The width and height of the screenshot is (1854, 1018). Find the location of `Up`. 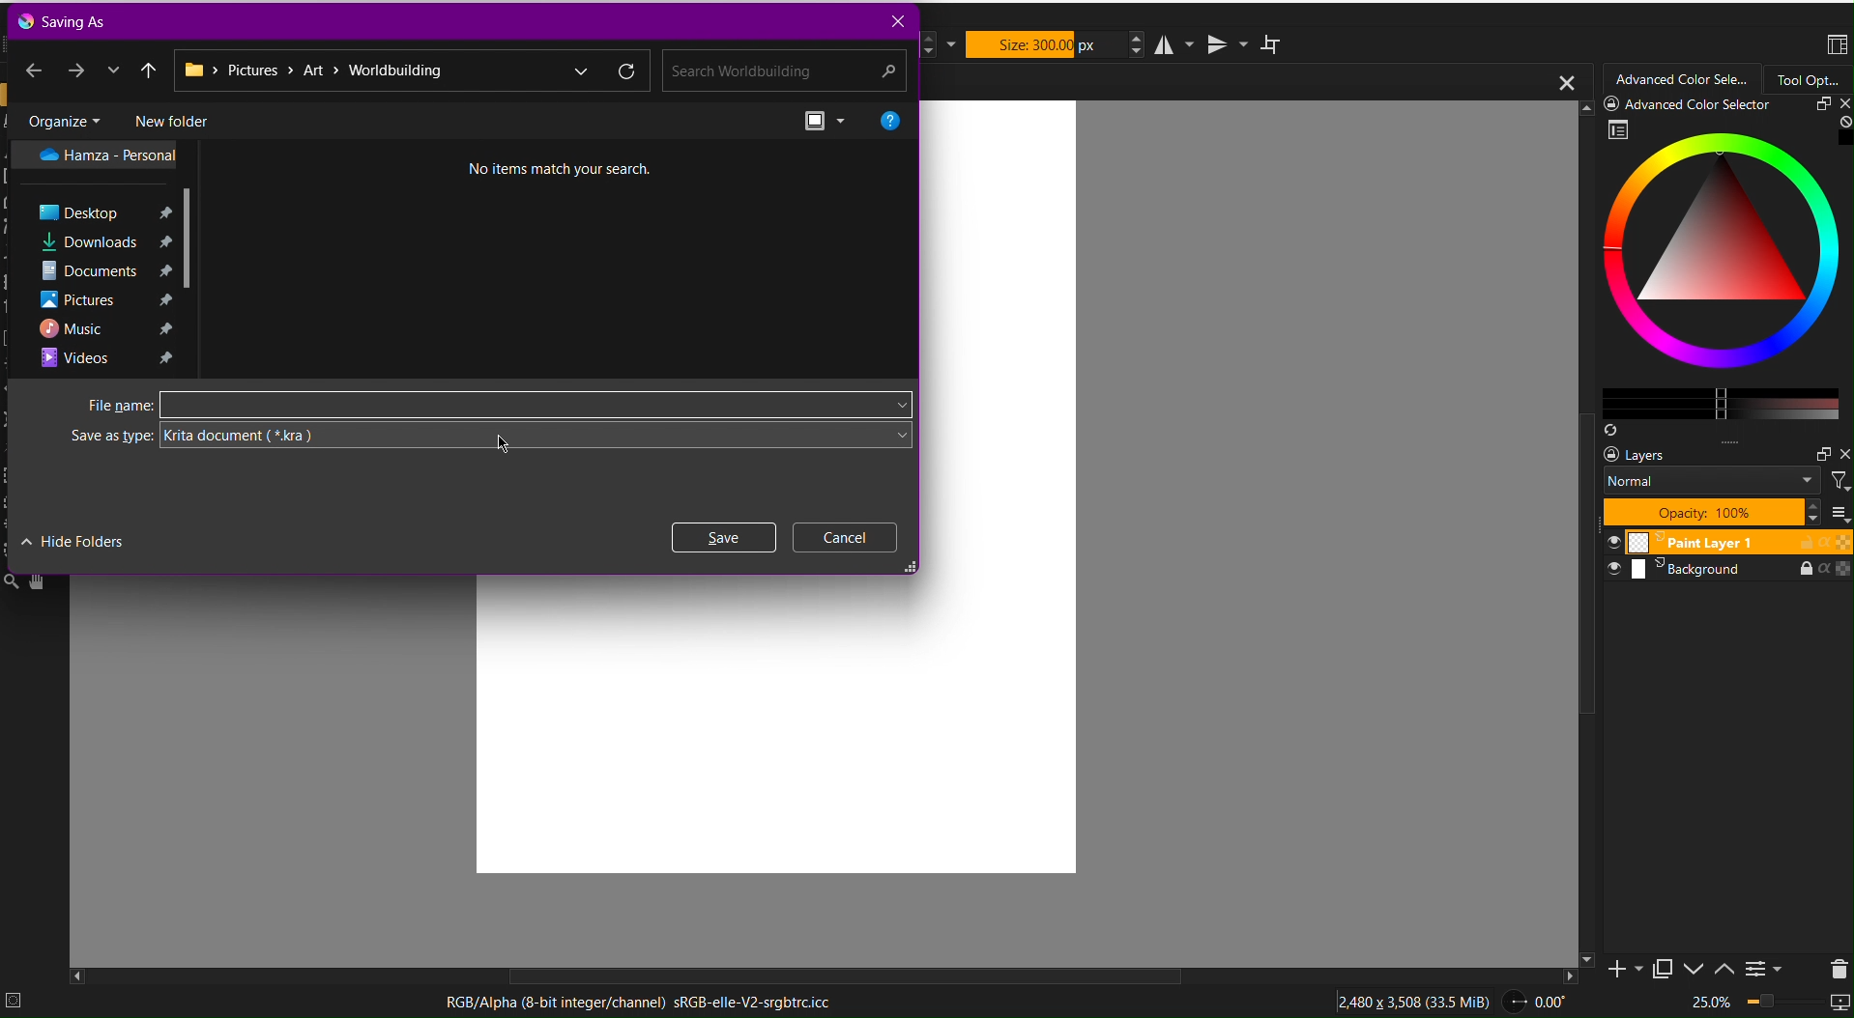

Up is located at coordinates (150, 69).